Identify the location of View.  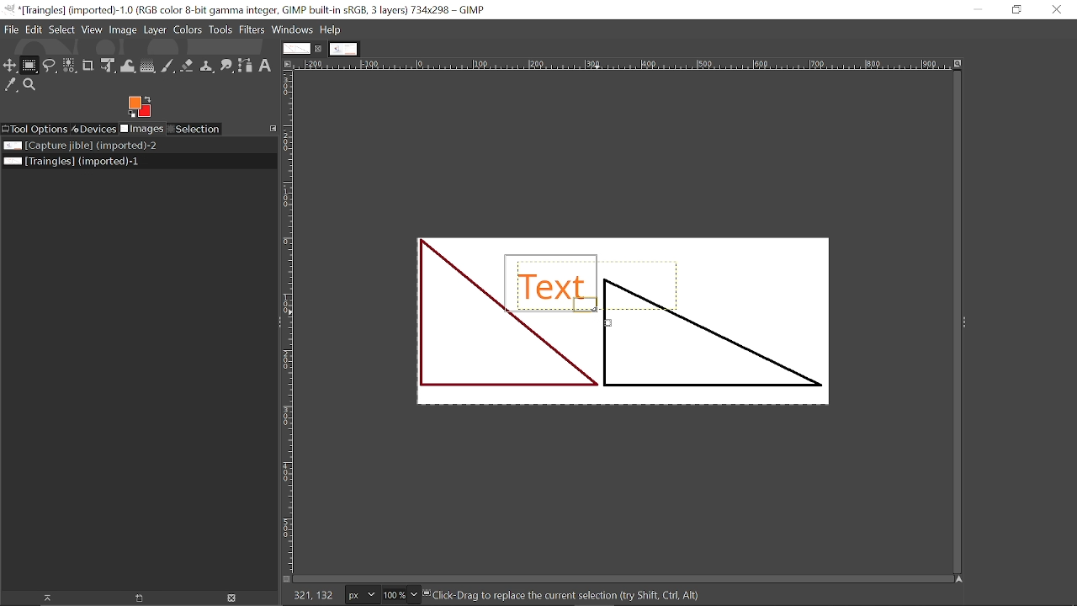
(93, 31).